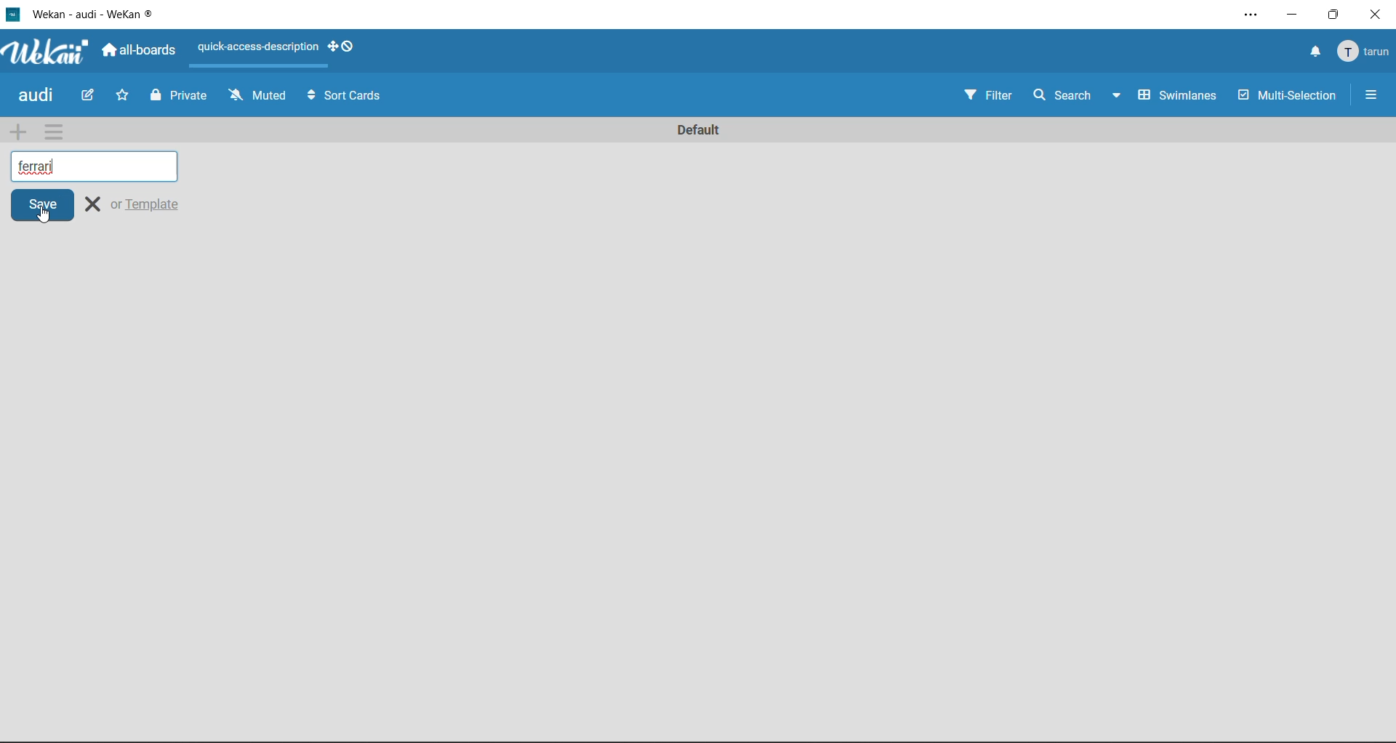  Describe the element at coordinates (35, 97) in the screenshot. I see `board title` at that location.